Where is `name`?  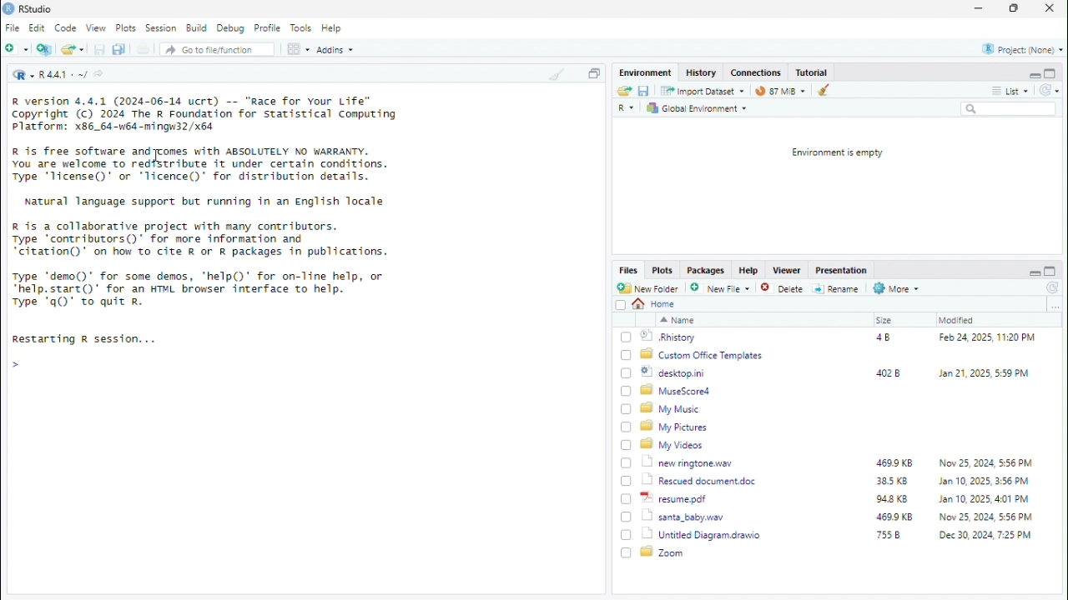
name is located at coordinates (678, 320).